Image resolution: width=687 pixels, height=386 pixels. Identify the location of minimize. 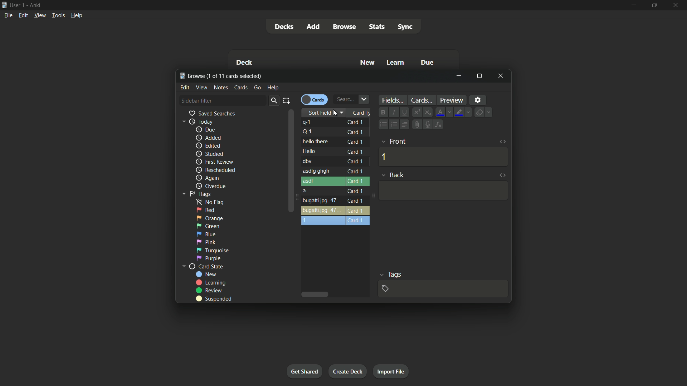
(631, 5).